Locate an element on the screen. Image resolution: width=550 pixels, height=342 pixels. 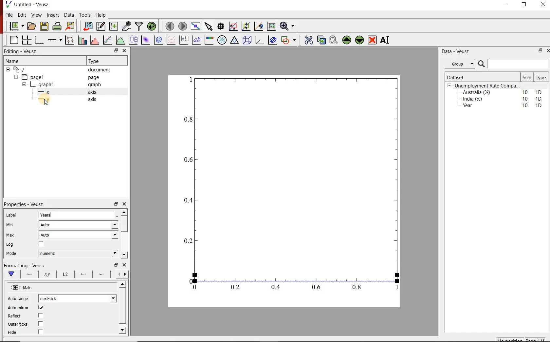
hide/unhide is located at coordinates (15, 287).